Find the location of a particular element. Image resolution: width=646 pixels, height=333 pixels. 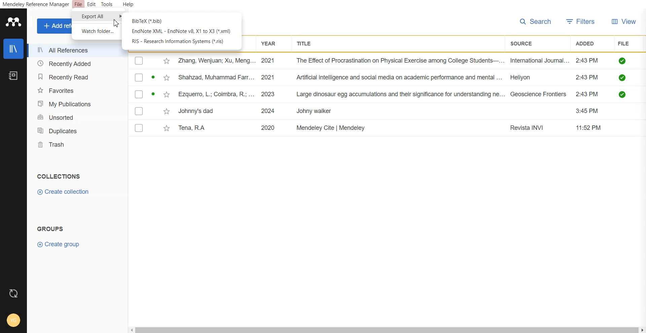

EndNote XML - EndNote v8, X1 to X3 (*xml) is located at coordinates (181, 31).